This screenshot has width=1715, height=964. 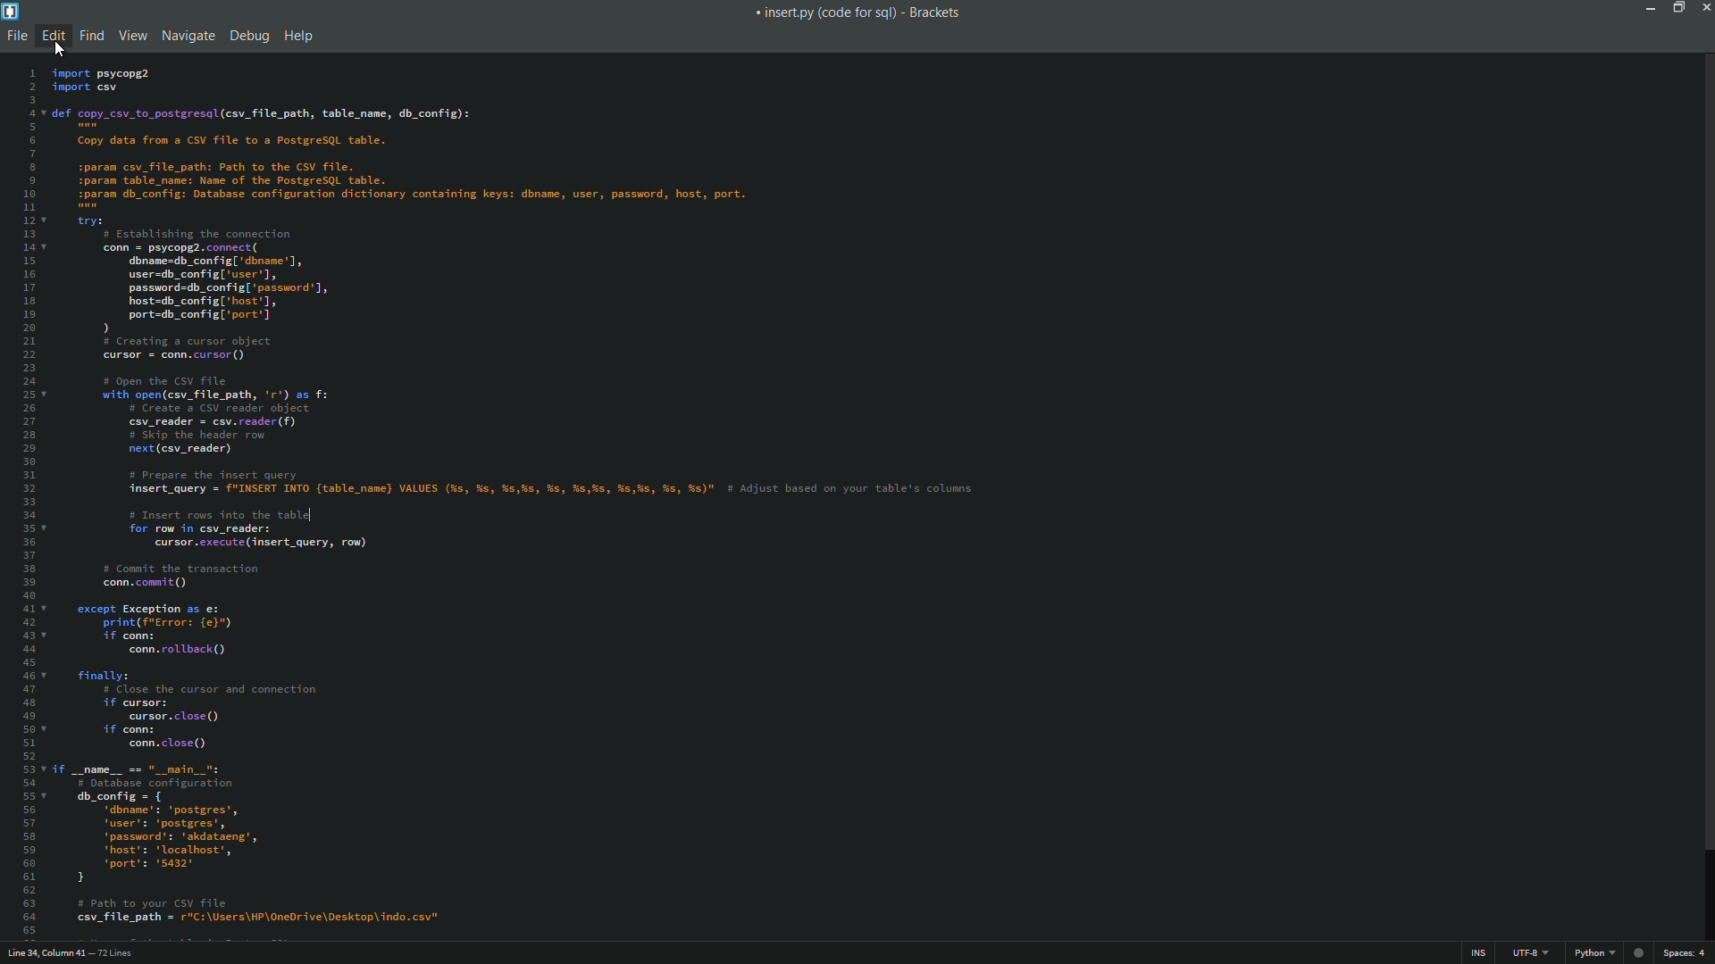 What do you see at coordinates (247, 37) in the screenshot?
I see `debug menu` at bounding box center [247, 37].